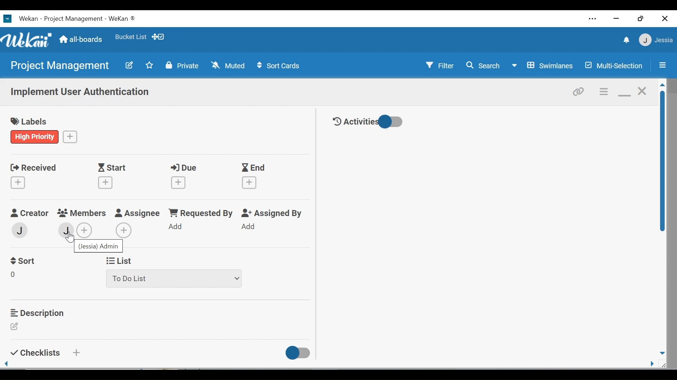 The image size is (677, 380). What do you see at coordinates (148, 66) in the screenshot?
I see `toggle favorites` at bounding box center [148, 66].